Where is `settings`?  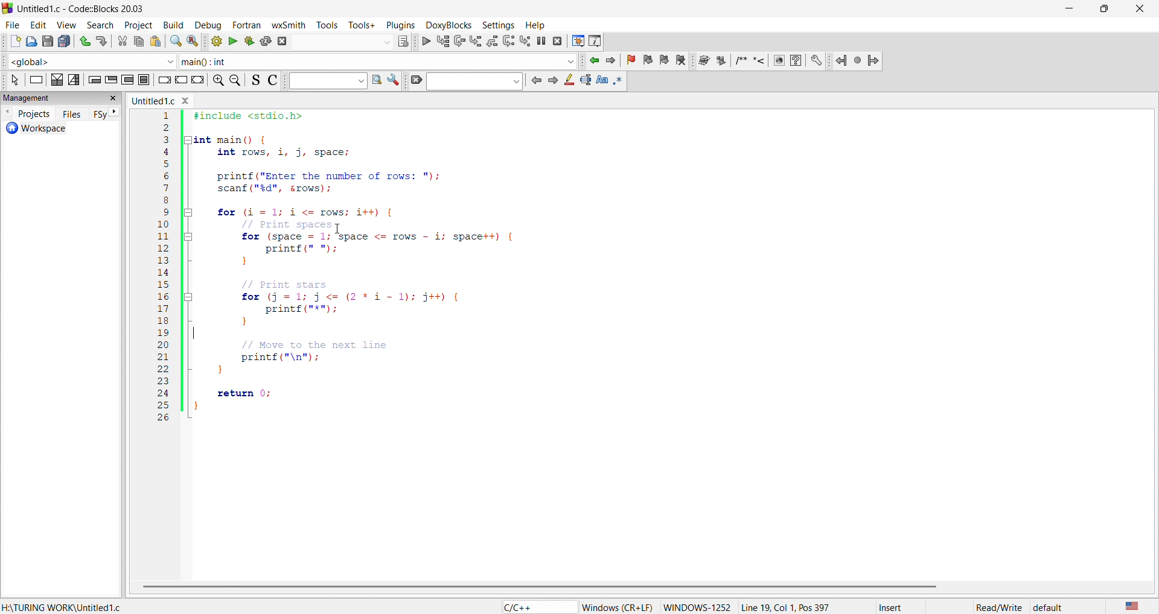 settings is located at coordinates (394, 81).